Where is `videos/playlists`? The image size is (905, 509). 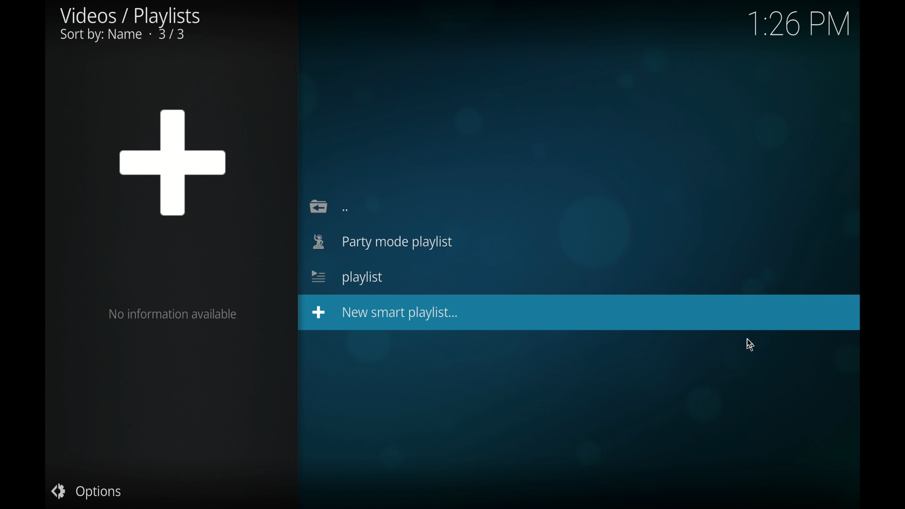
videos/playlists is located at coordinates (130, 24).